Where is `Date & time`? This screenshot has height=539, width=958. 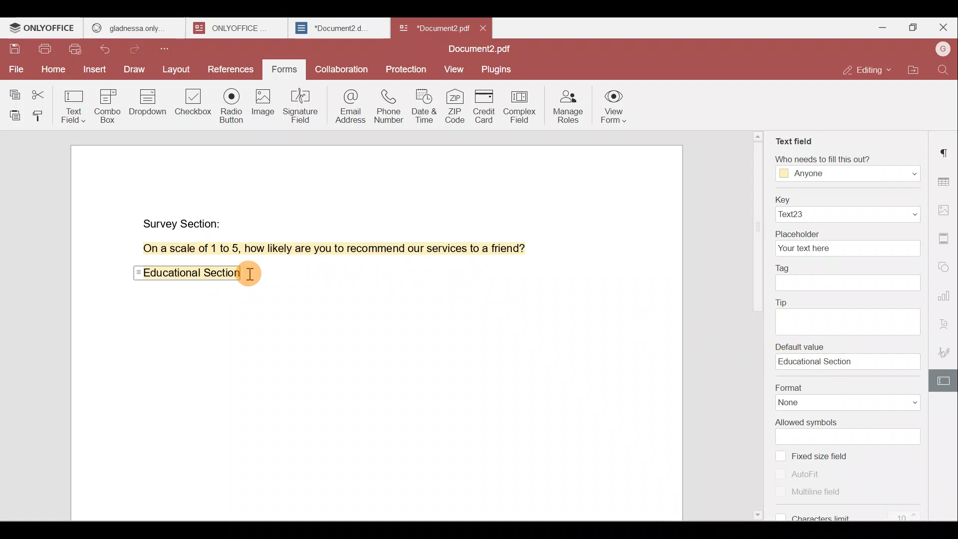
Date & time is located at coordinates (423, 103).